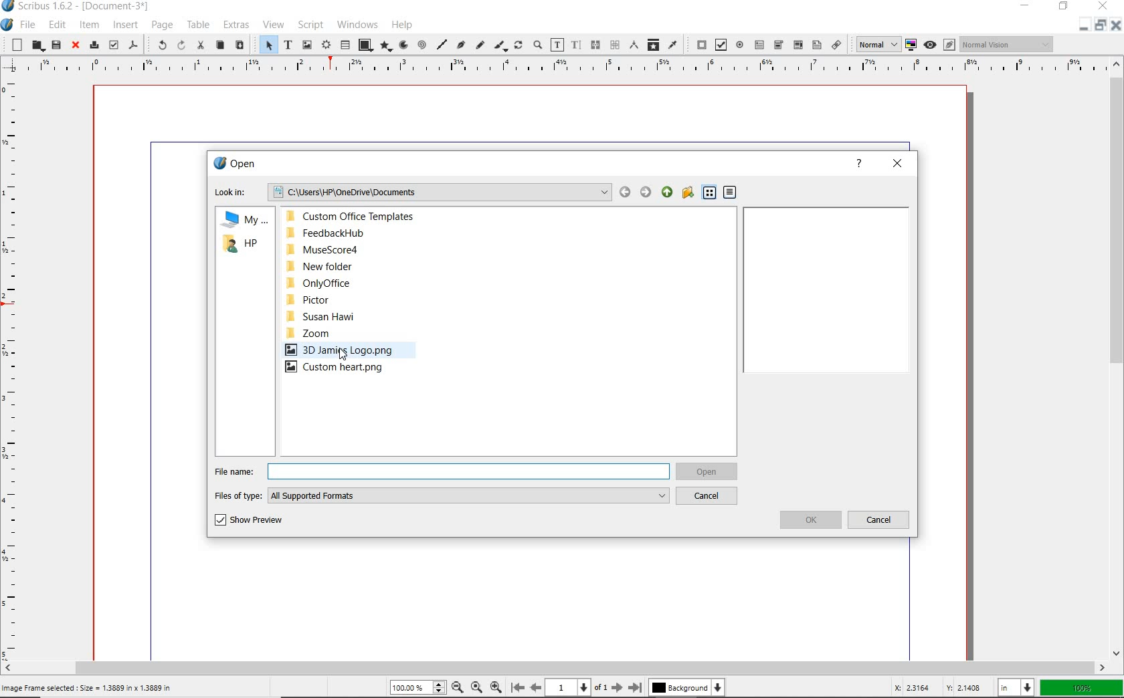 Image resolution: width=1124 pixels, height=698 pixels. I want to click on TABLE, so click(199, 24).